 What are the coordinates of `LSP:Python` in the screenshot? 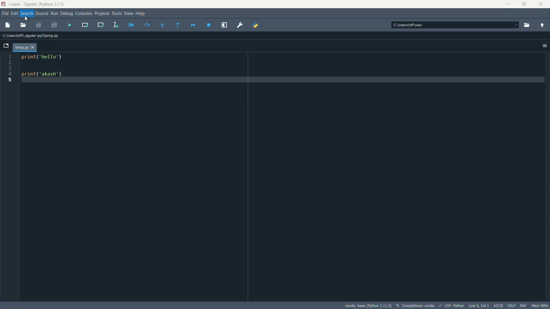 It's located at (453, 305).